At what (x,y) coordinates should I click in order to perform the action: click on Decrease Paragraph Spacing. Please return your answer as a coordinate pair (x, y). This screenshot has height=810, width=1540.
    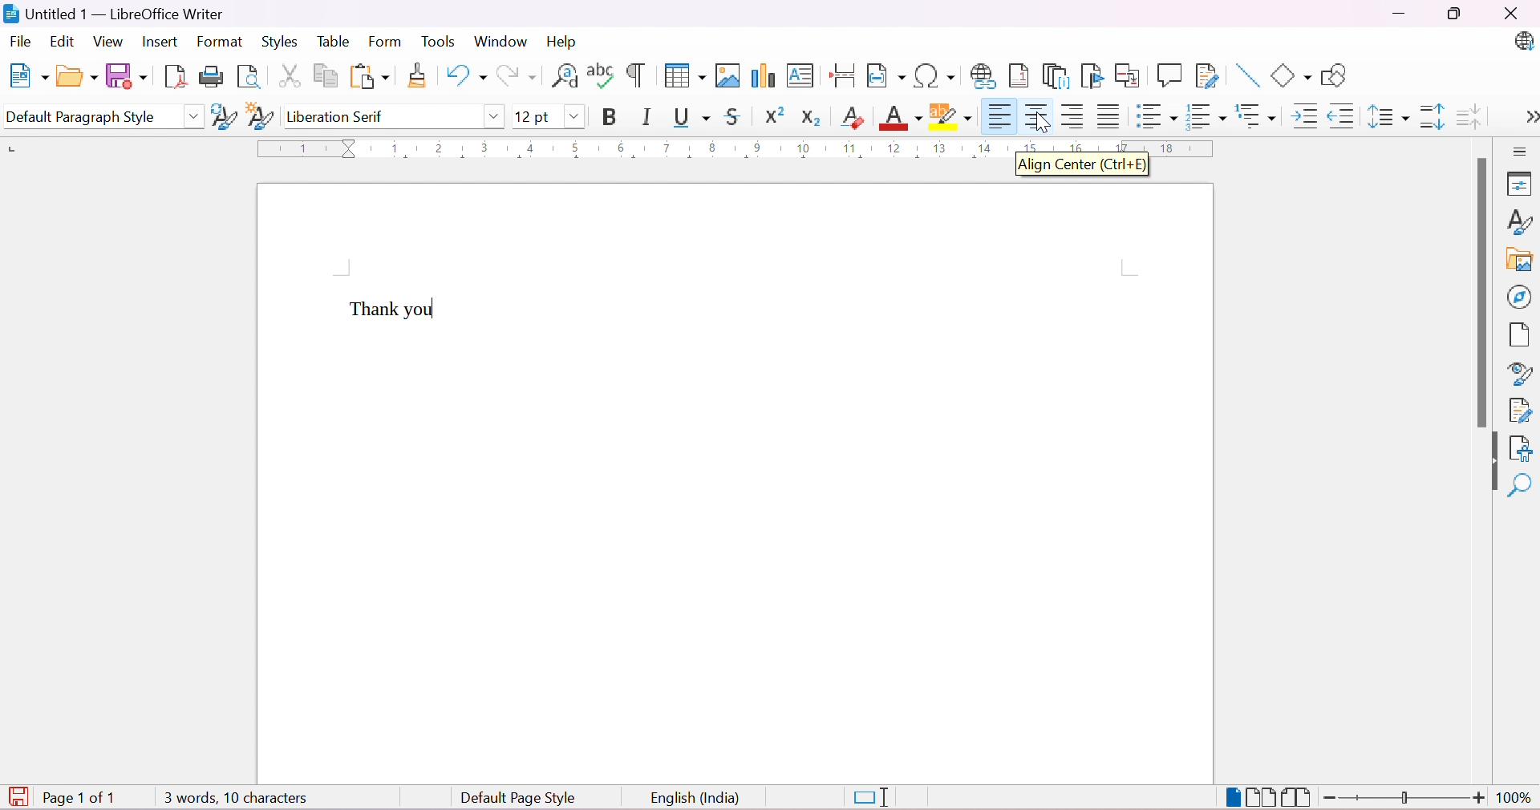
    Looking at the image, I should click on (1469, 114).